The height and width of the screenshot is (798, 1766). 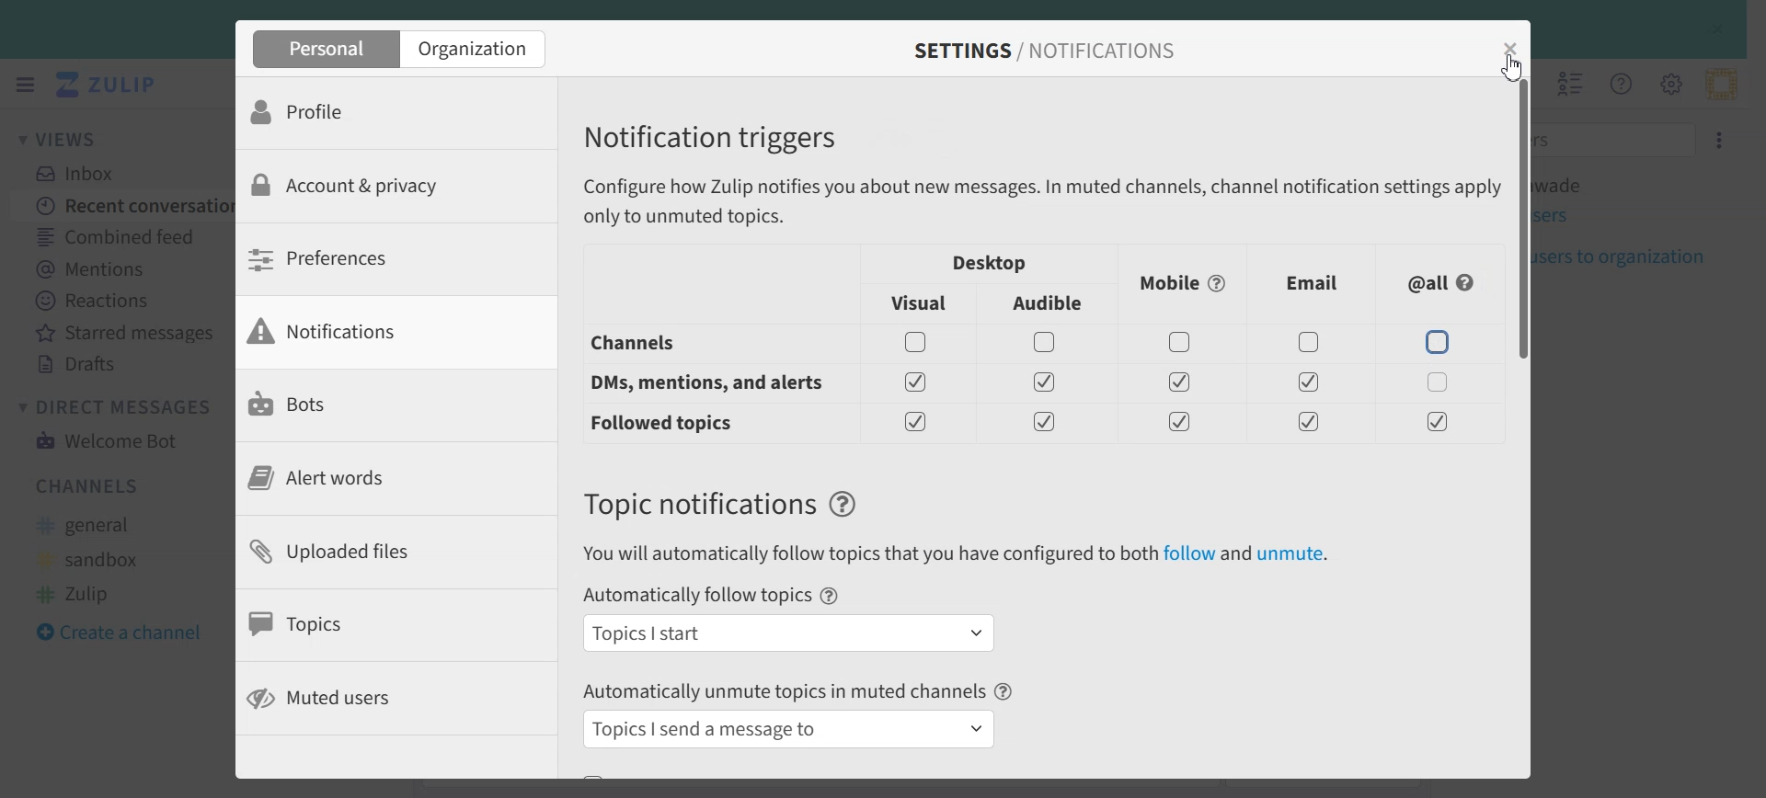 I want to click on Hide user list, so click(x=1571, y=84).